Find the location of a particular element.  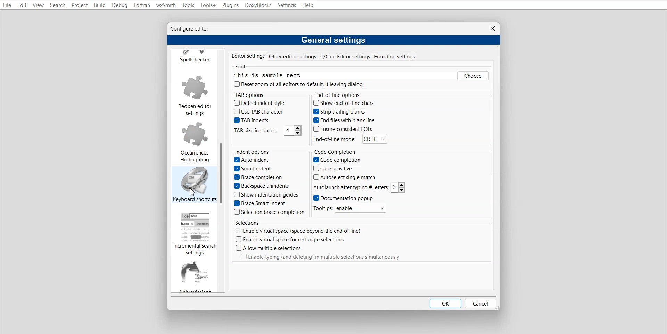

Close is located at coordinates (492, 28).